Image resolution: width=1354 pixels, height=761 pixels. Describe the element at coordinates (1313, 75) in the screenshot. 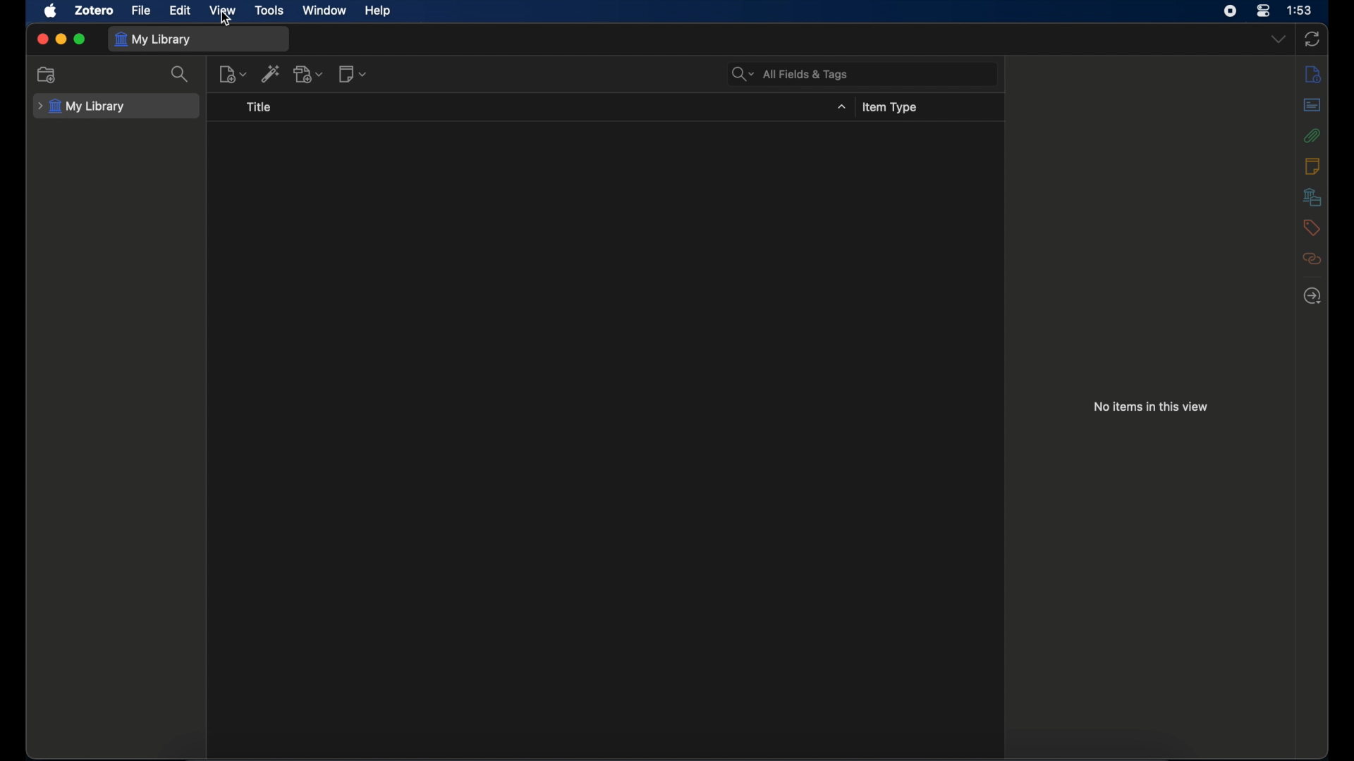

I see `info` at that location.